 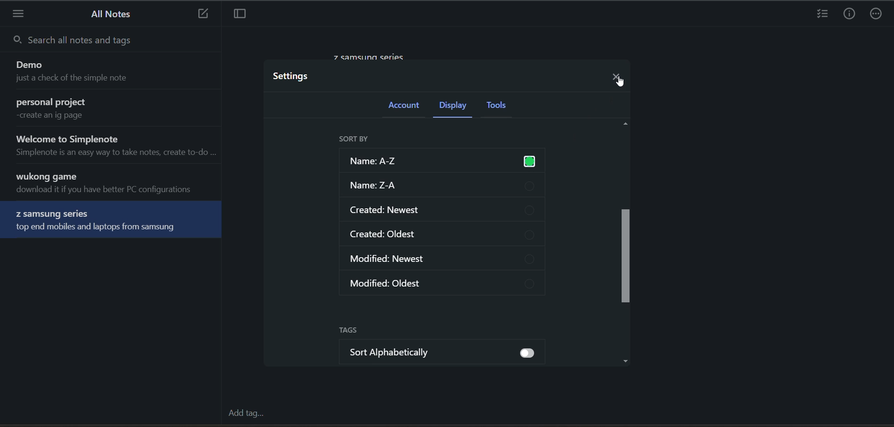 I want to click on created: newest, so click(x=445, y=210).